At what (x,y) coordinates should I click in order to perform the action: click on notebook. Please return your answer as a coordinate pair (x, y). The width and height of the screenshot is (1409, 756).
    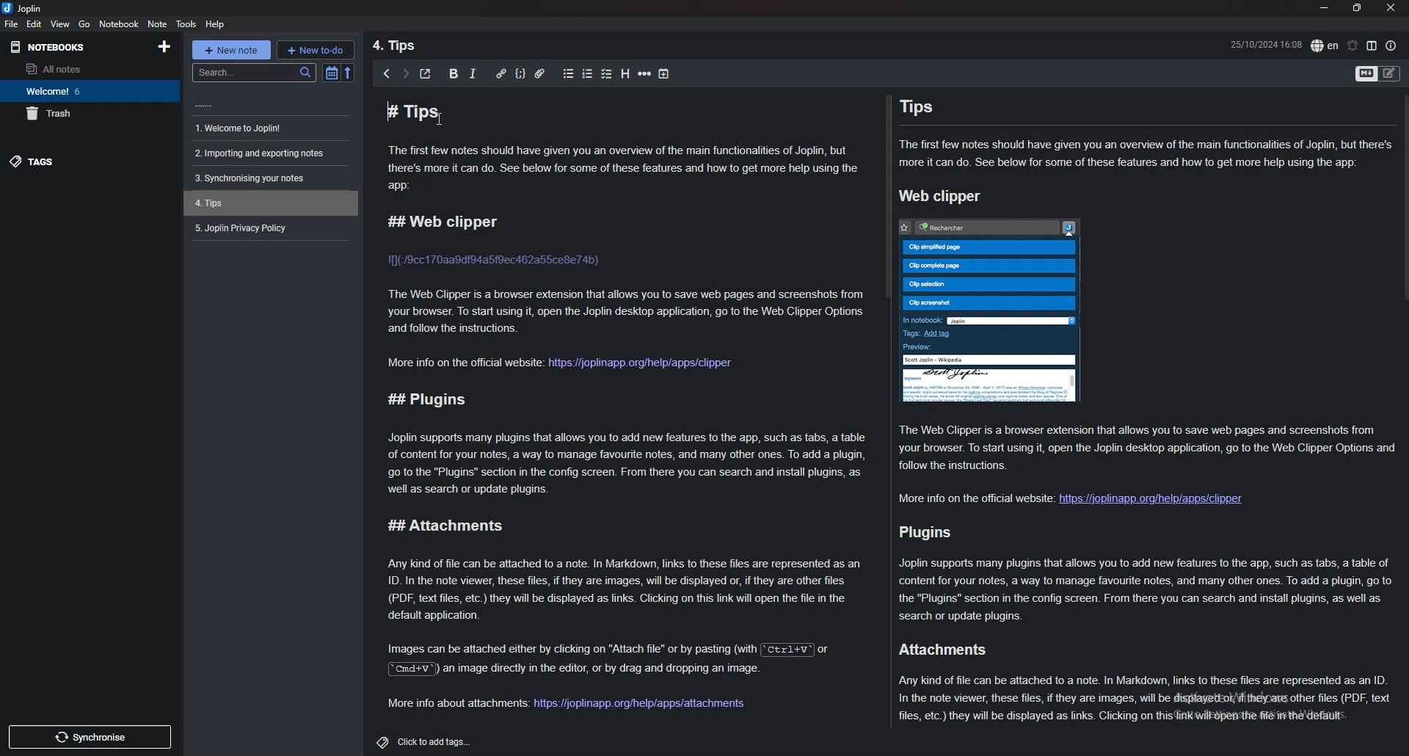
    Looking at the image, I should click on (120, 23).